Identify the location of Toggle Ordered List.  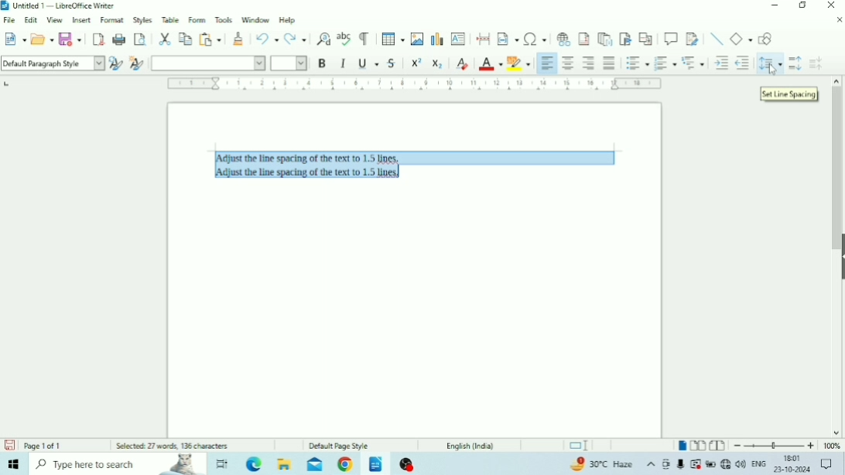
(665, 62).